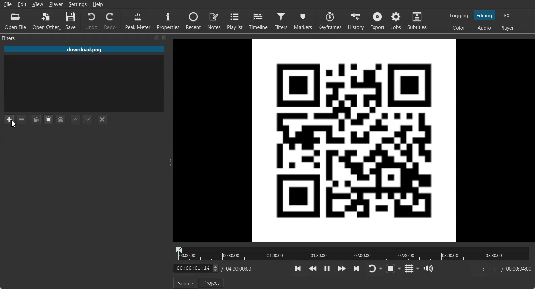  I want to click on Select a clip, so click(84, 84).